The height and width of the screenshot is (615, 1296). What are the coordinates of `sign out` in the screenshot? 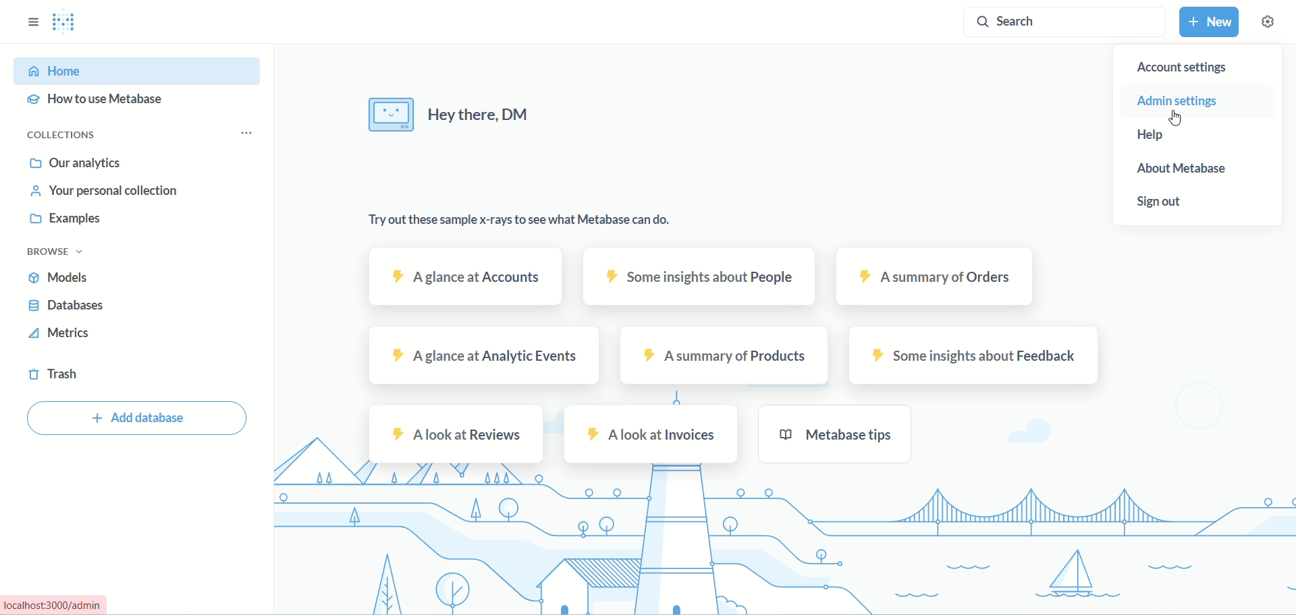 It's located at (1160, 202).